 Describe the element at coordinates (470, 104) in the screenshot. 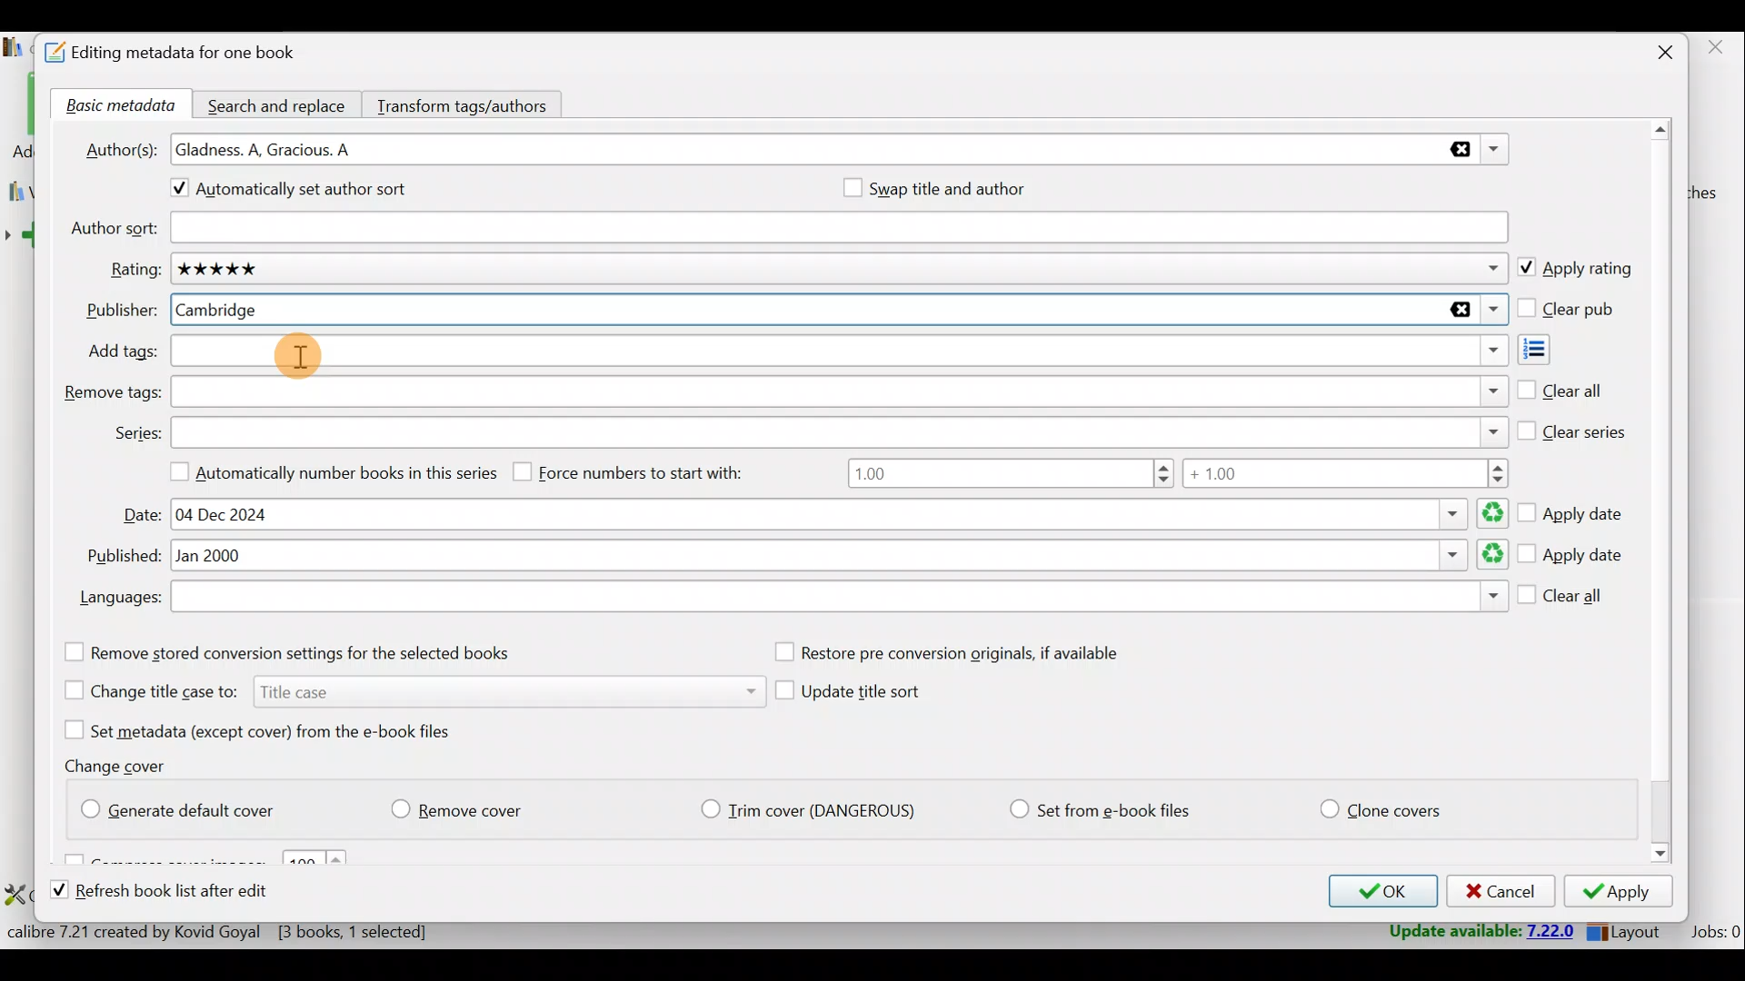

I see `Transform tags/authors` at that location.